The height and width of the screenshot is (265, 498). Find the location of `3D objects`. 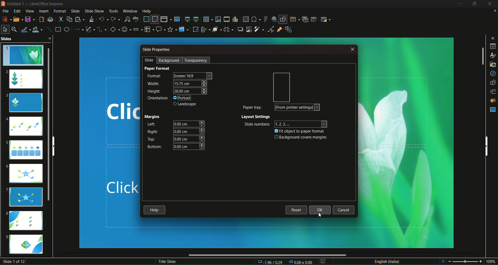

3D objects is located at coordinates (183, 29).